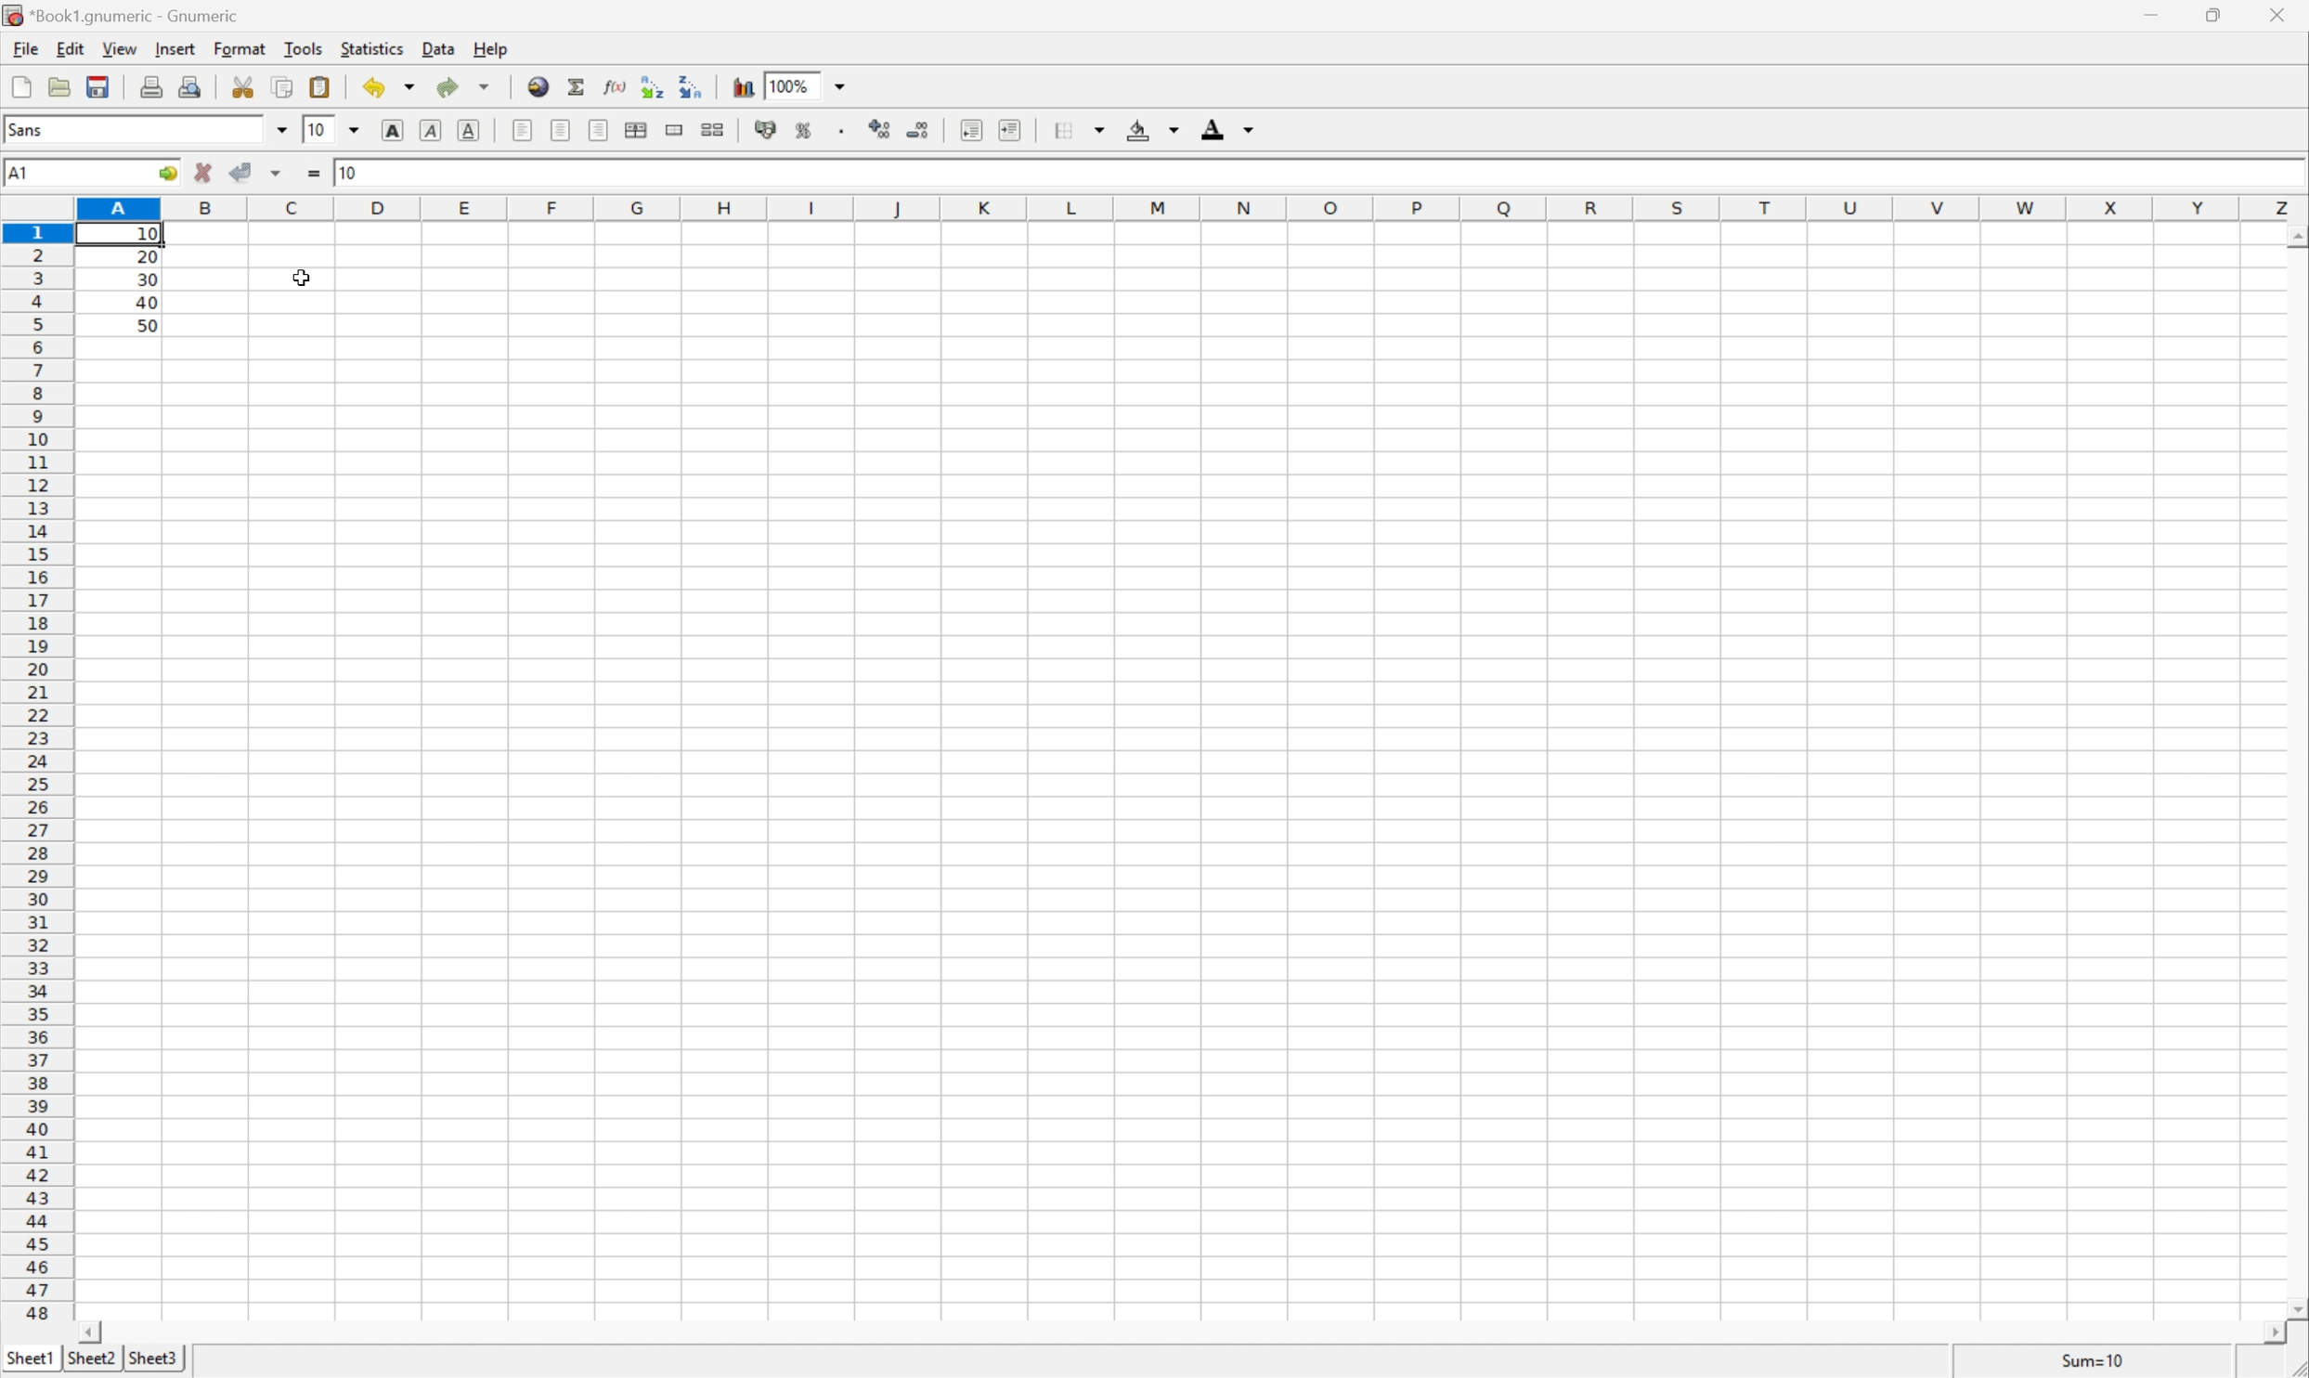 The width and height of the screenshot is (2309, 1378). I want to click on 40, so click(146, 301).